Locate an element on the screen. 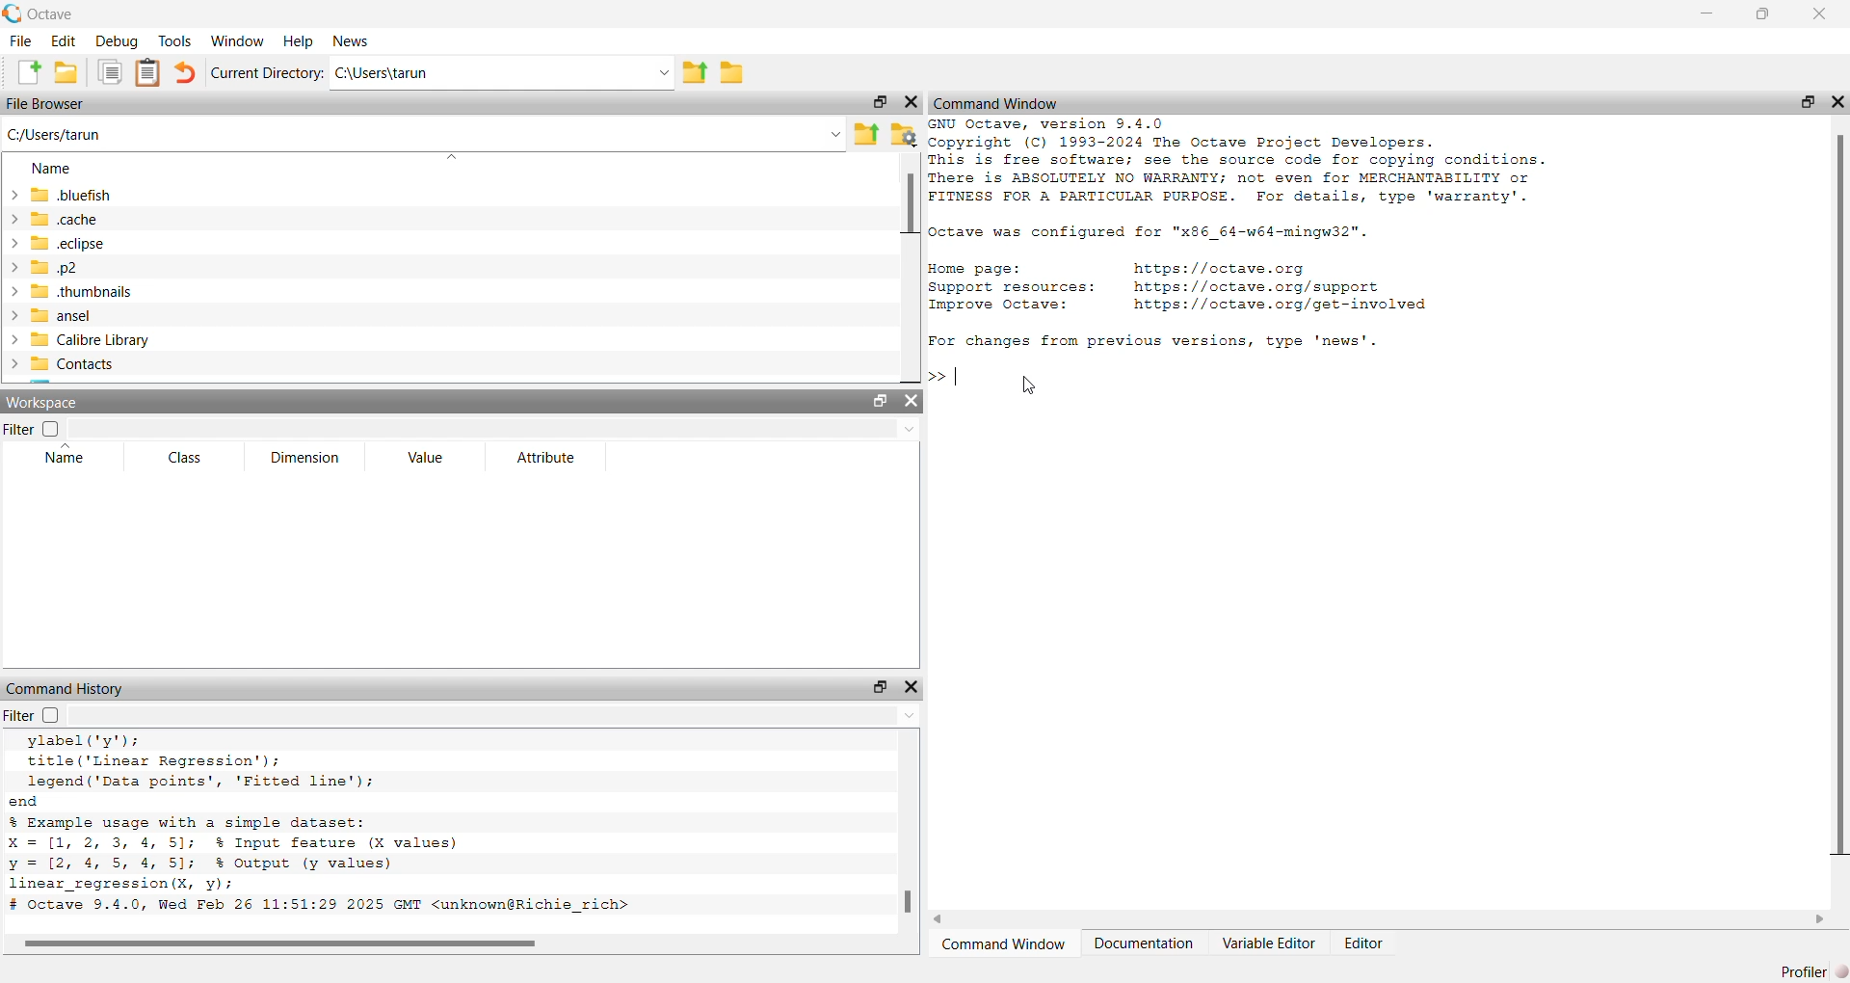  .cache is located at coordinates (92, 218).